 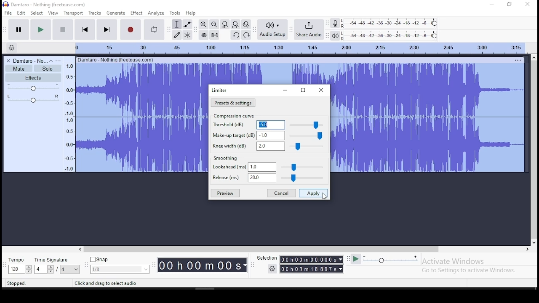 What do you see at coordinates (272, 29) in the screenshot?
I see `audio setup` at bounding box center [272, 29].